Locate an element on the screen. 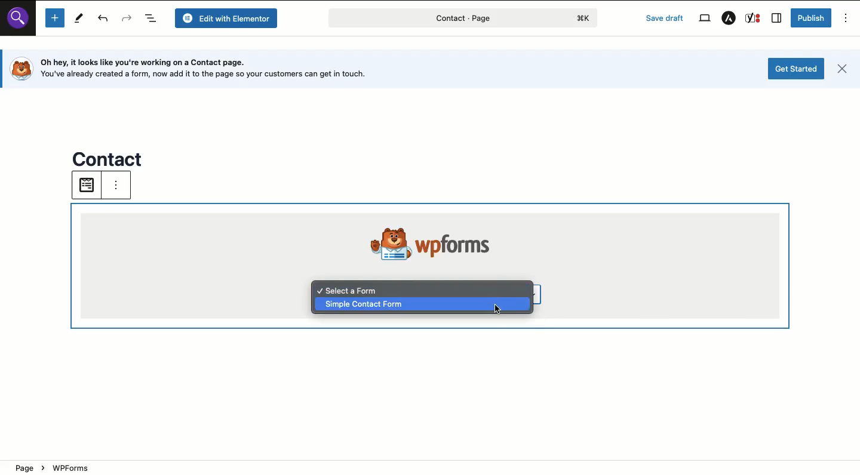  Sidebar is located at coordinates (777, 18).